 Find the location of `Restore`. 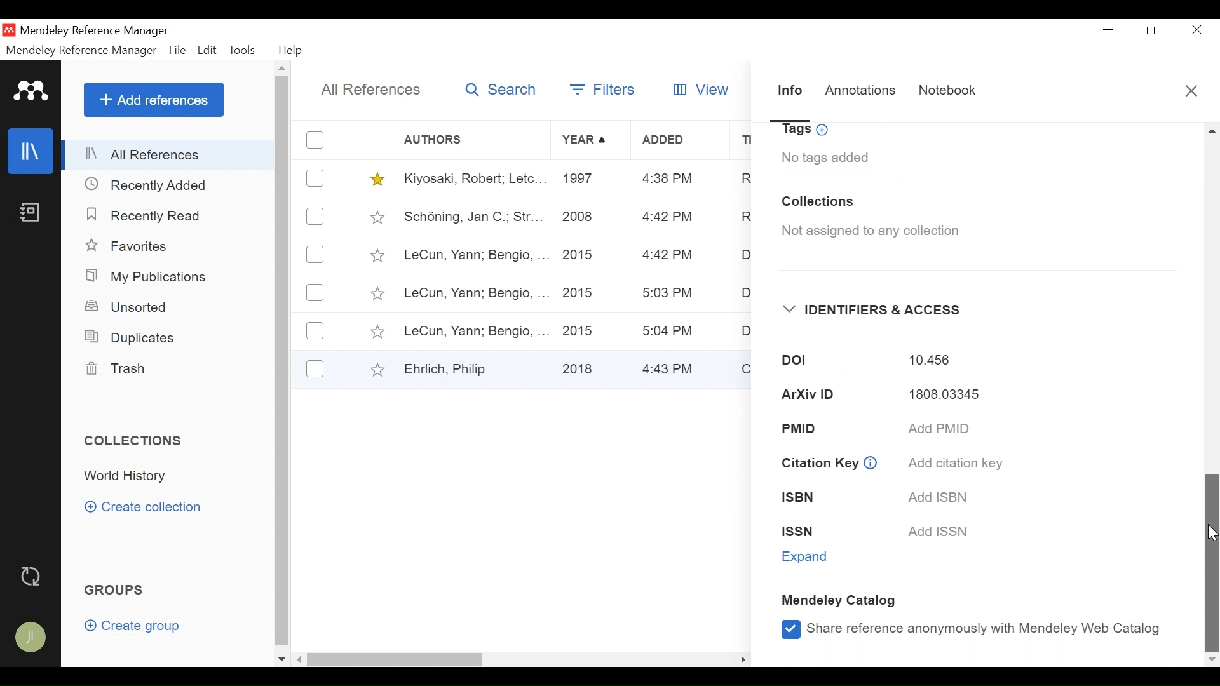

Restore is located at coordinates (1152, 30).